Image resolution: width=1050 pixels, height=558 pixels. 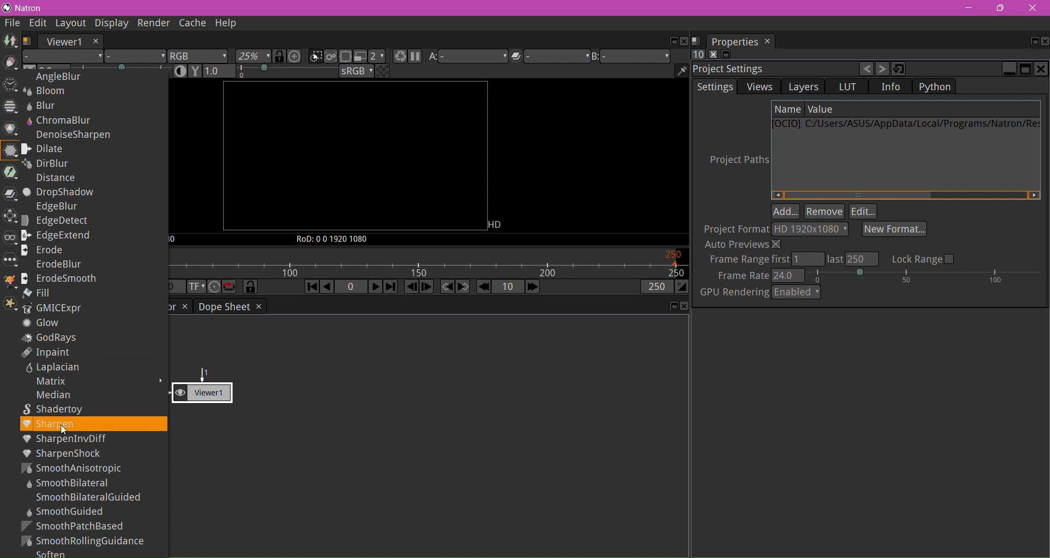 I want to click on Region of Definition of the displayed image, so click(x=337, y=239).